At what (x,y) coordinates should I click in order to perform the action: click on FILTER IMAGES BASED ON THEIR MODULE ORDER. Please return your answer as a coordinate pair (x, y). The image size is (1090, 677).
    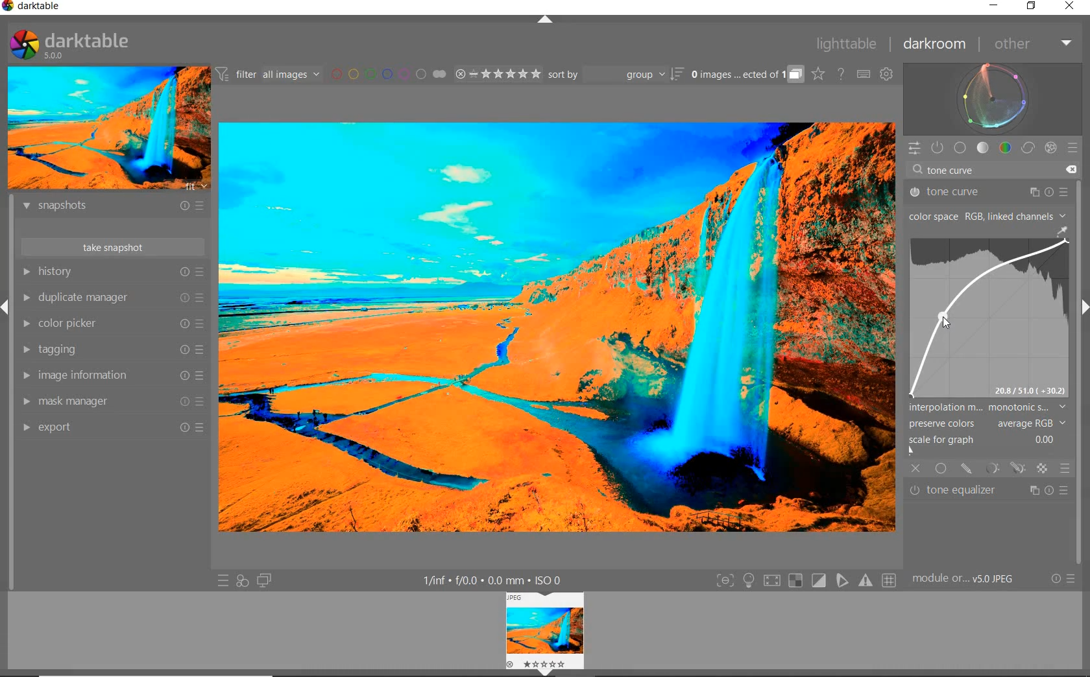
    Looking at the image, I should click on (268, 75).